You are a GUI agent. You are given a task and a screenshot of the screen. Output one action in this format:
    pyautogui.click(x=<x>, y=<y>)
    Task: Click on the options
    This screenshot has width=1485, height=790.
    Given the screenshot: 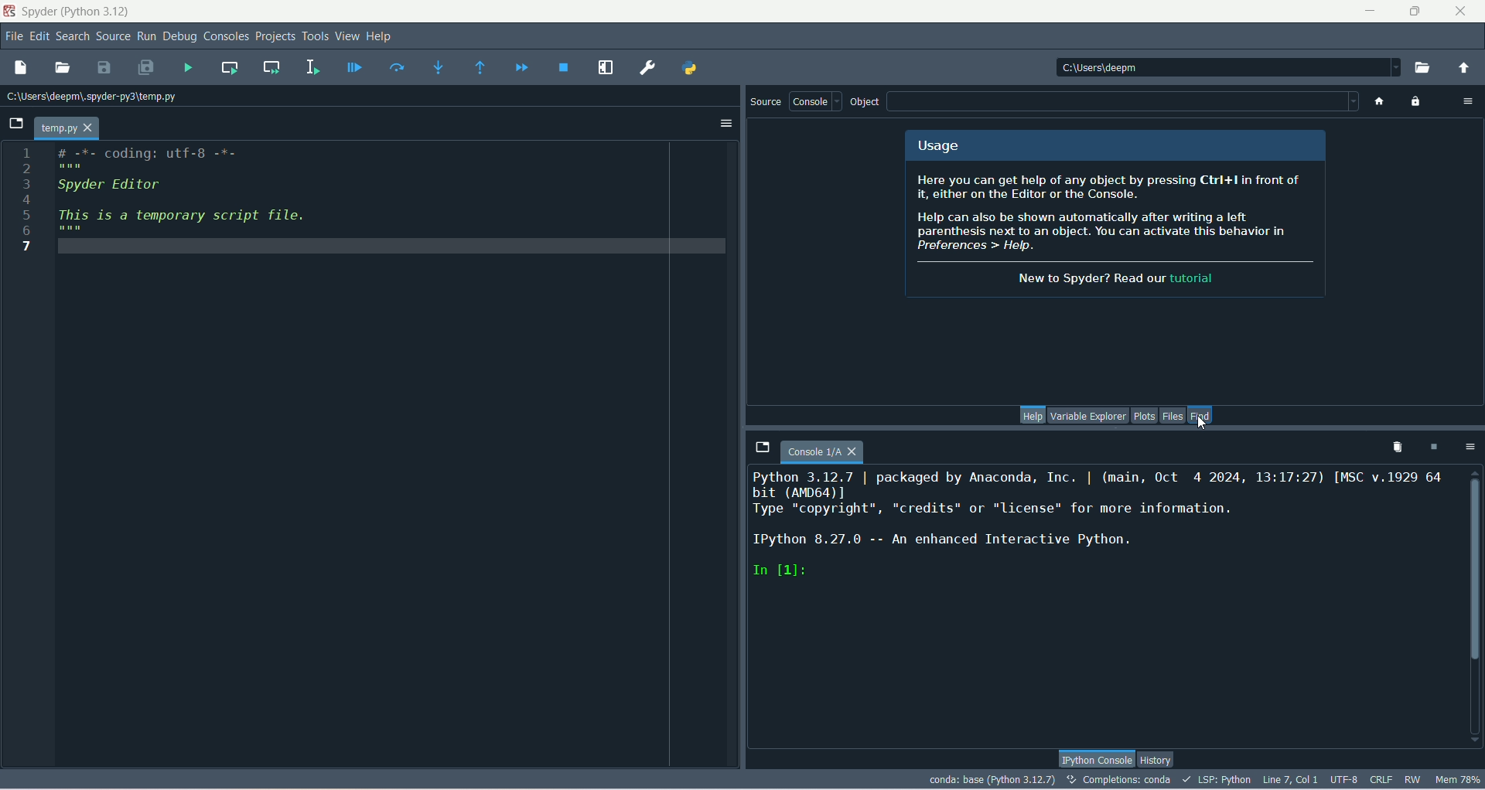 What is the action you would take?
    pyautogui.click(x=725, y=124)
    